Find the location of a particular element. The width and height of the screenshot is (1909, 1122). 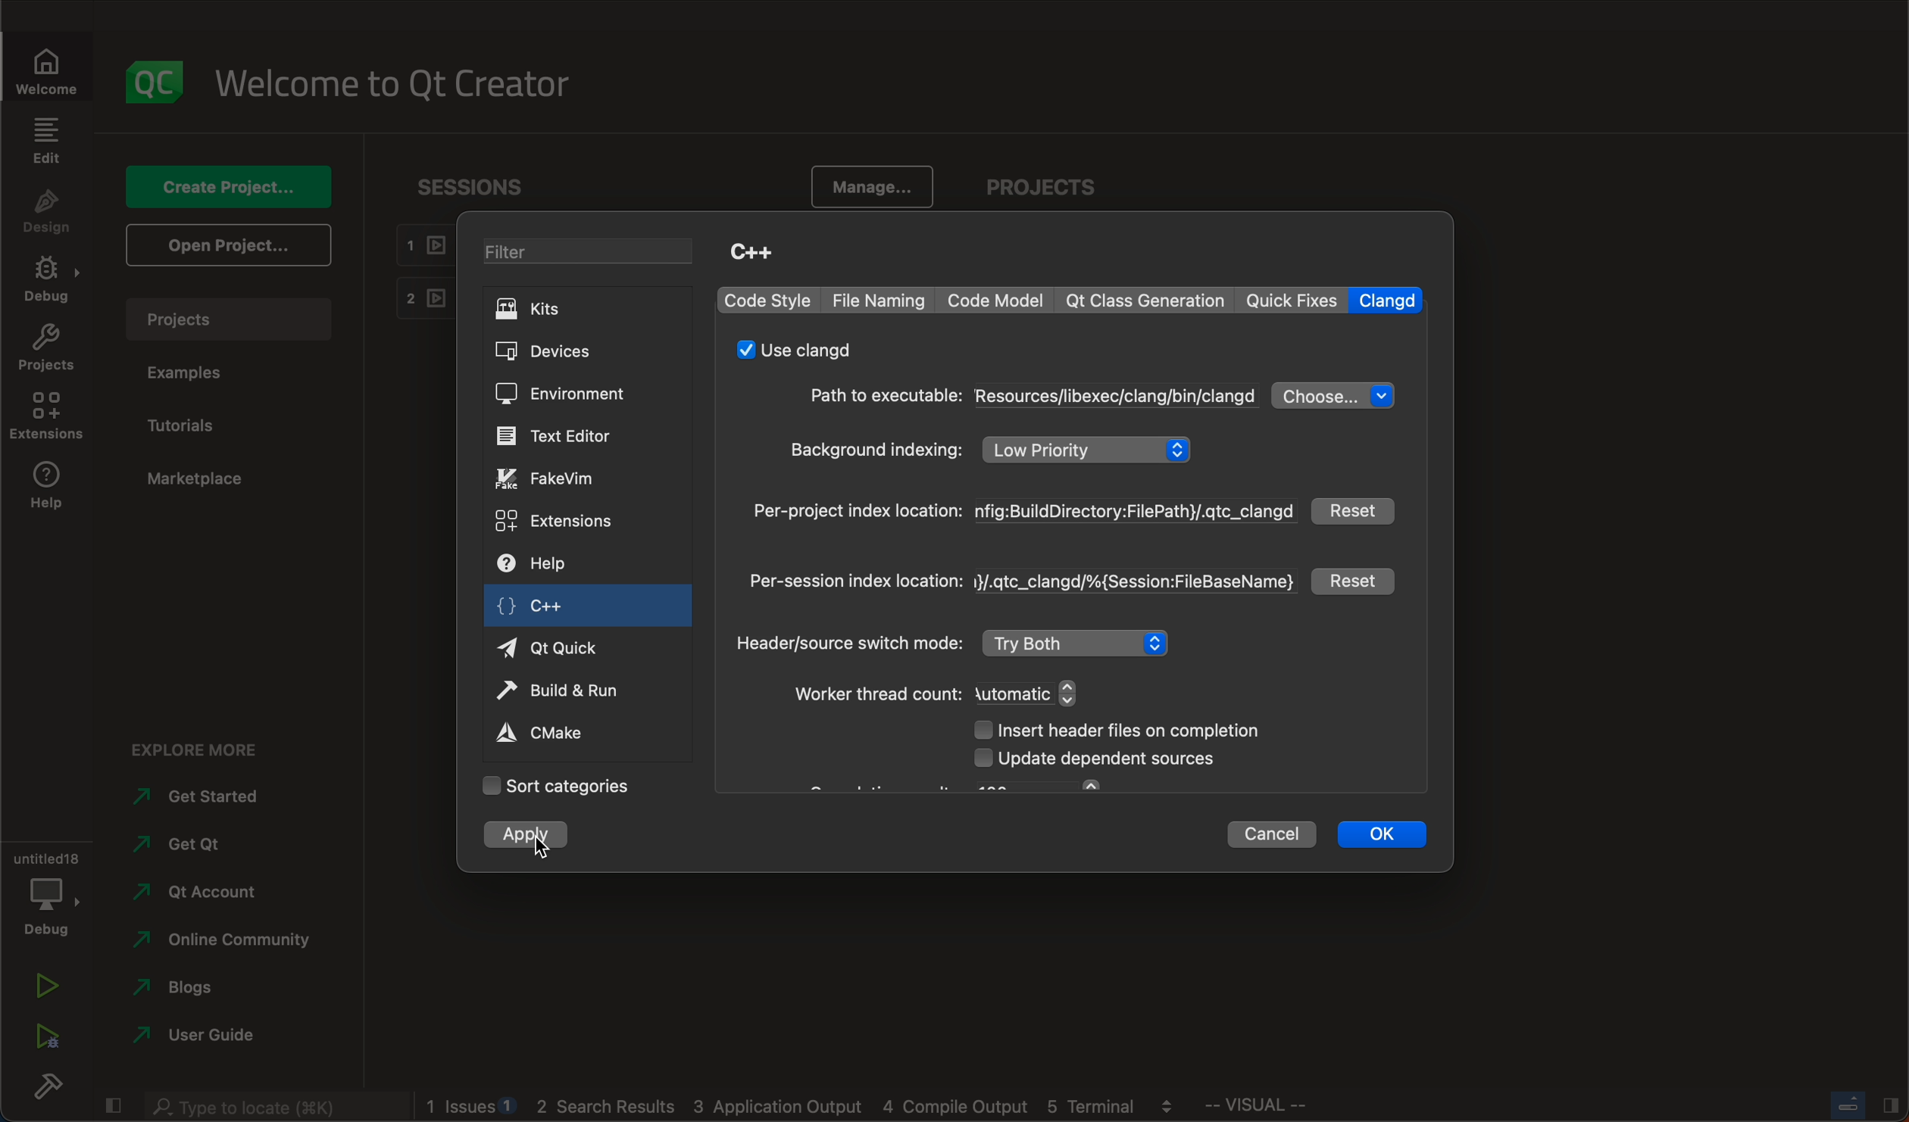

build is located at coordinates (43, 1082).